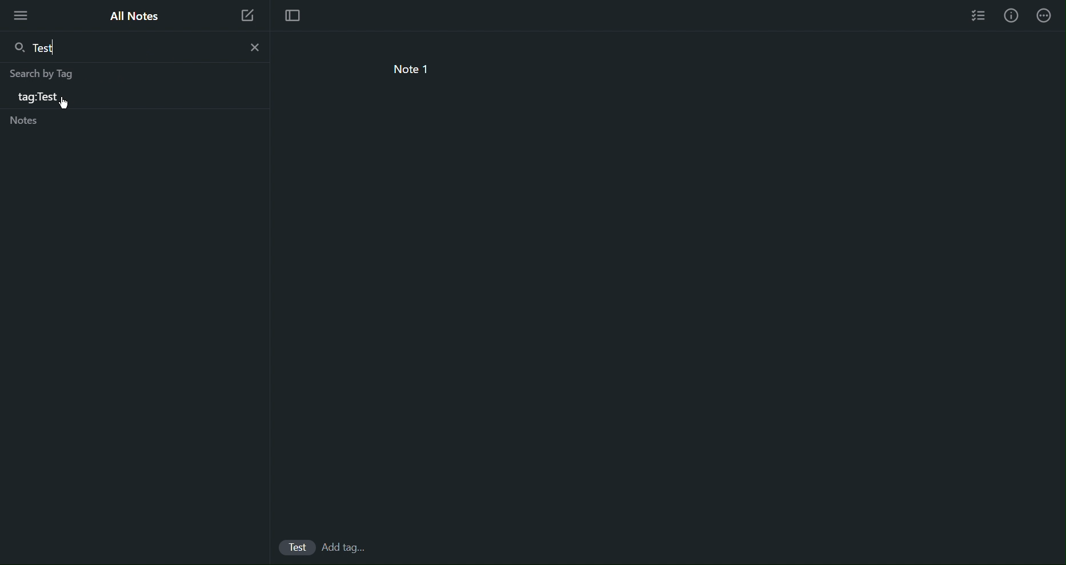 Image resolution: width=1066 pixels, height=565 pixels. Describe the element at coordinates (42, 75) in the screenshot. I see `Search by Tag` at that location.